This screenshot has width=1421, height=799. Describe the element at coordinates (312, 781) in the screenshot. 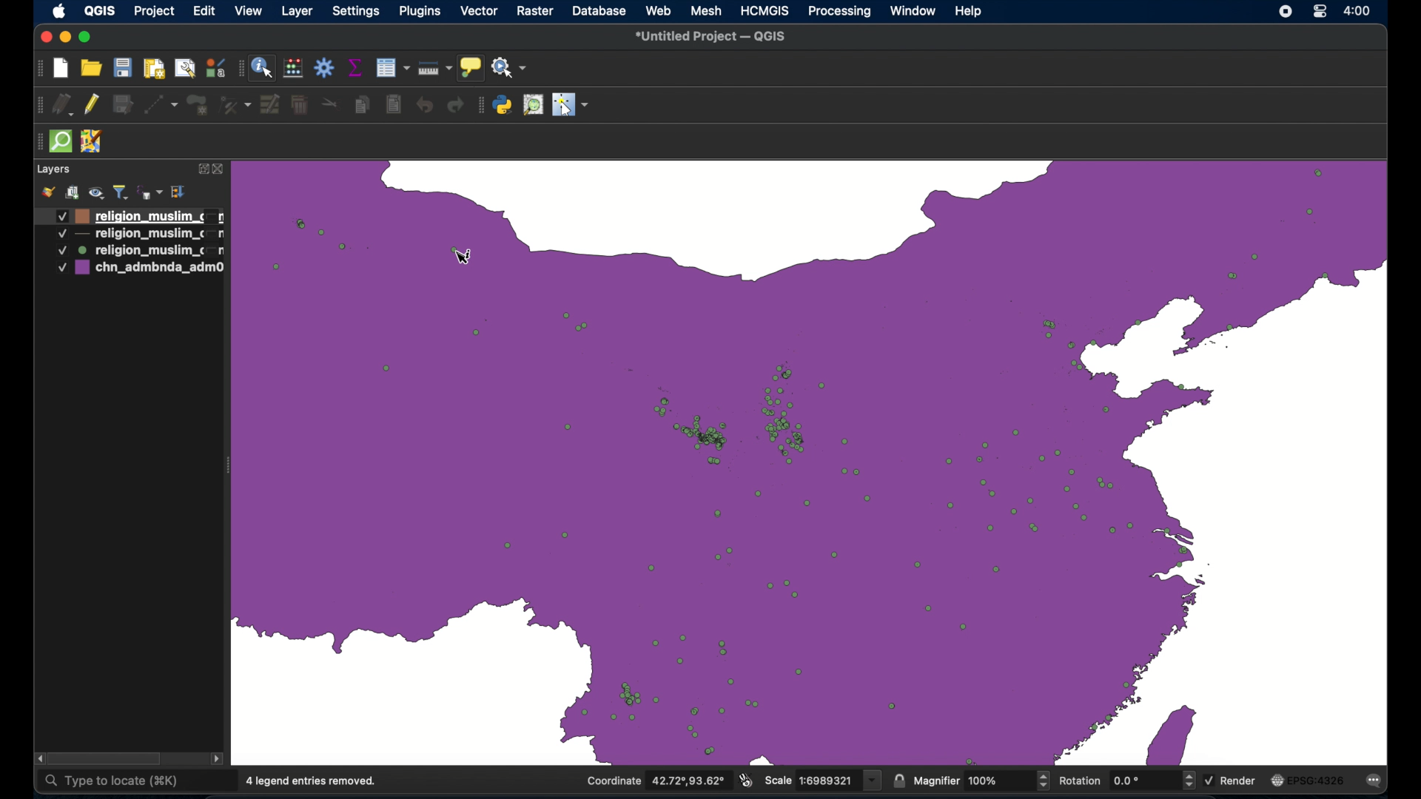

I see `4 legend entries removed` at that location.